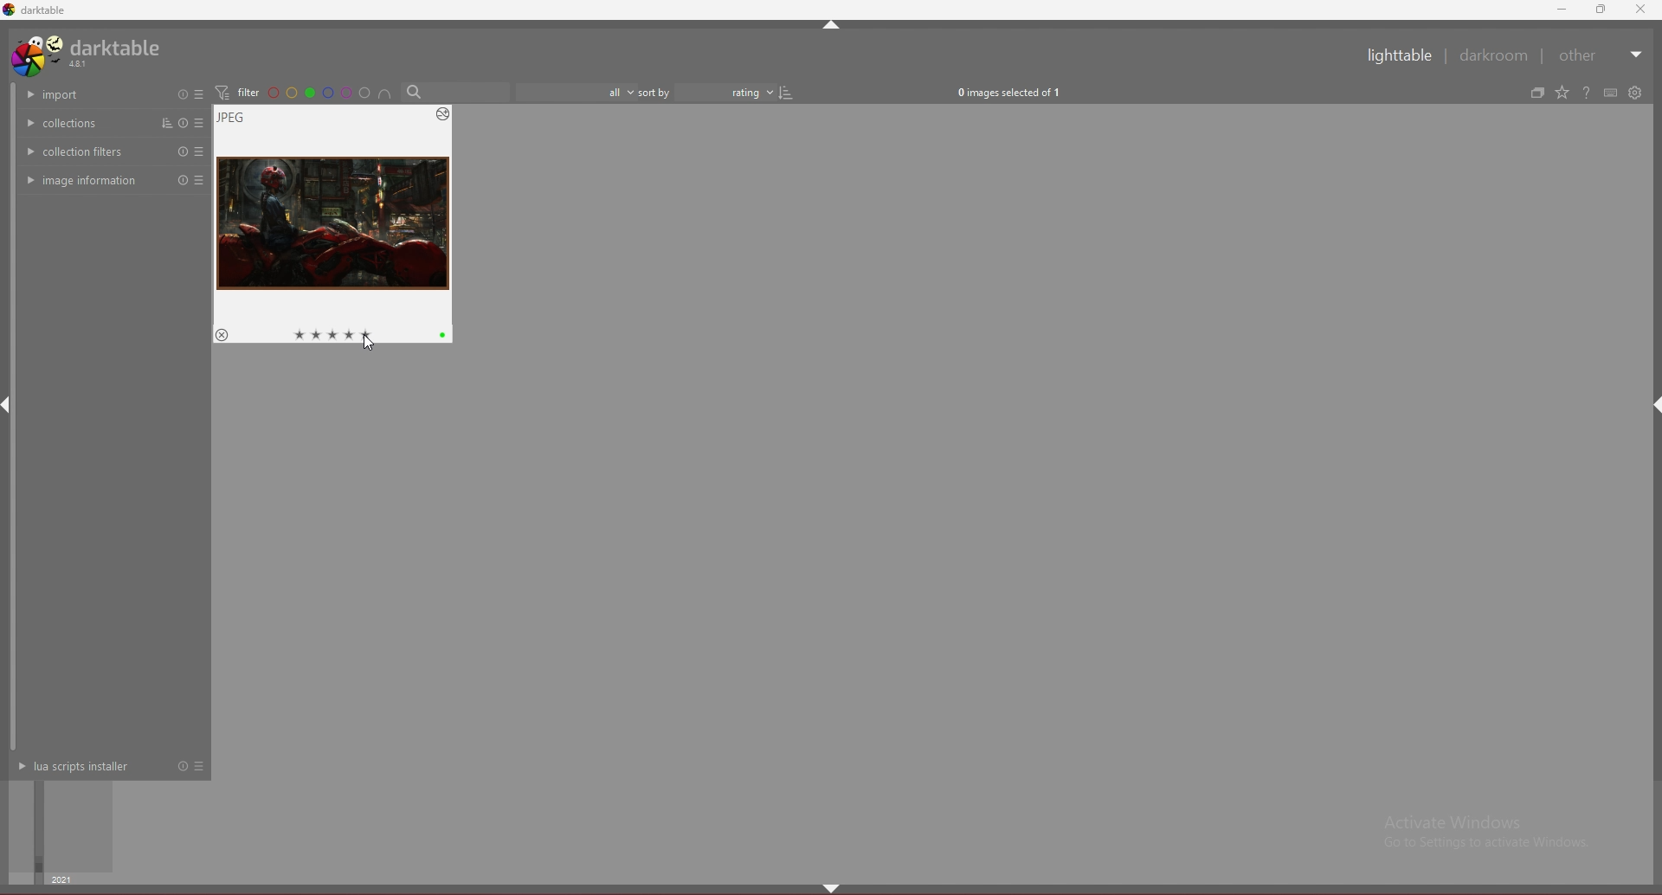  I want to click on Search bar, so click(455, 93).